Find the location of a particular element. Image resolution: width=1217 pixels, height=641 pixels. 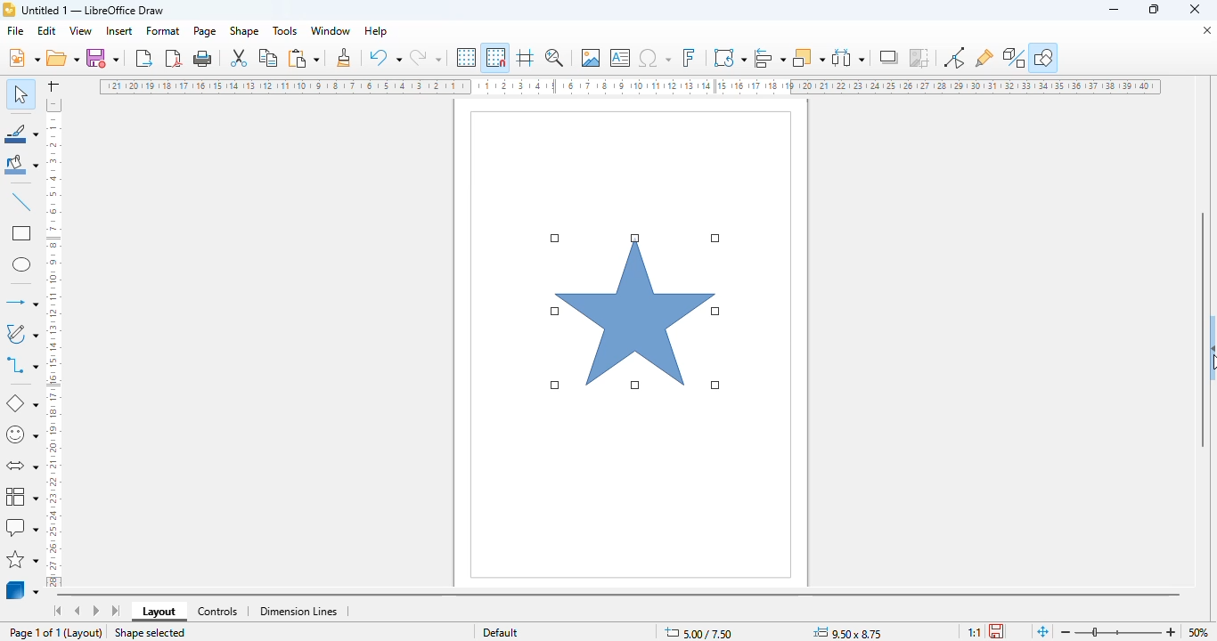

connector is located at coordinates (21, 367).